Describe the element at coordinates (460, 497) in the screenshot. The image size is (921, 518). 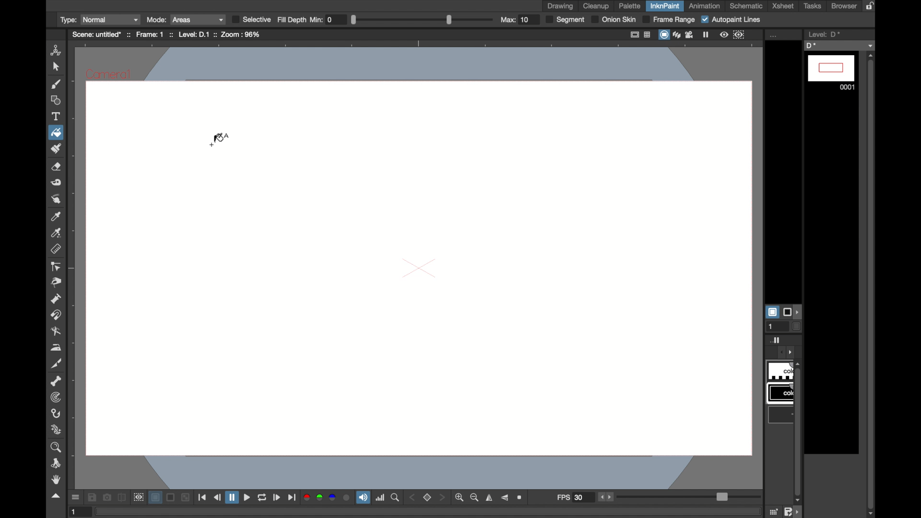
I see `zoom in` at that location.